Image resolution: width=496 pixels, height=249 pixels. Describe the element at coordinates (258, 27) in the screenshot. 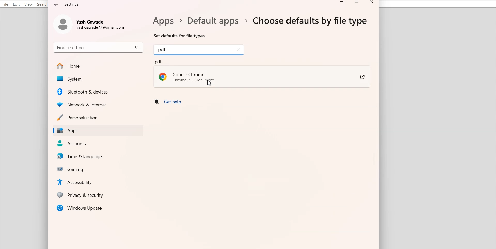

I see `Text` at that location.